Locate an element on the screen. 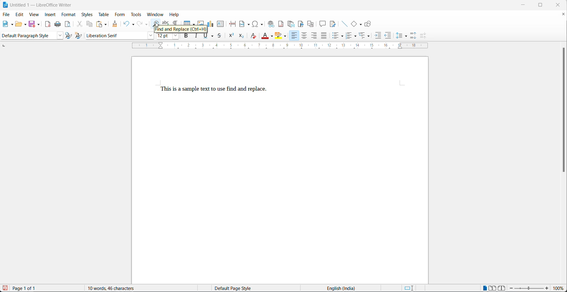  text align left is located at coordinates (315, 36).